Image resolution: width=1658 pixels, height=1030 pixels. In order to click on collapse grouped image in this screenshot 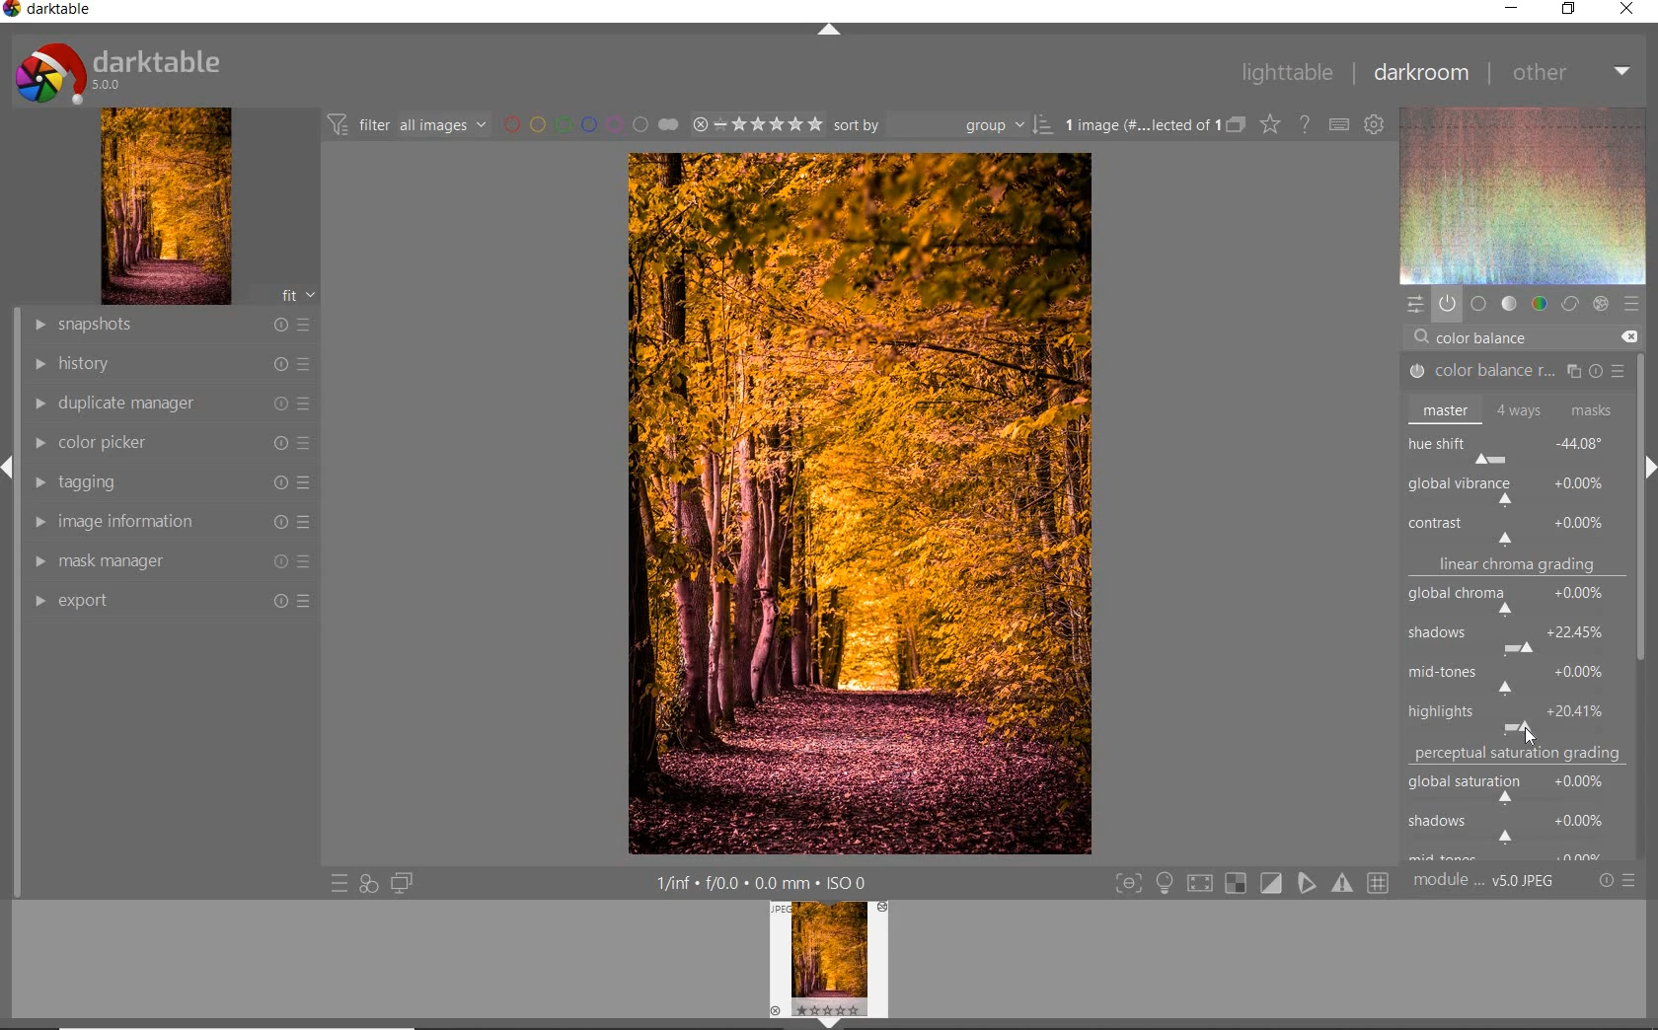, I will do `click(1236, 125)`.